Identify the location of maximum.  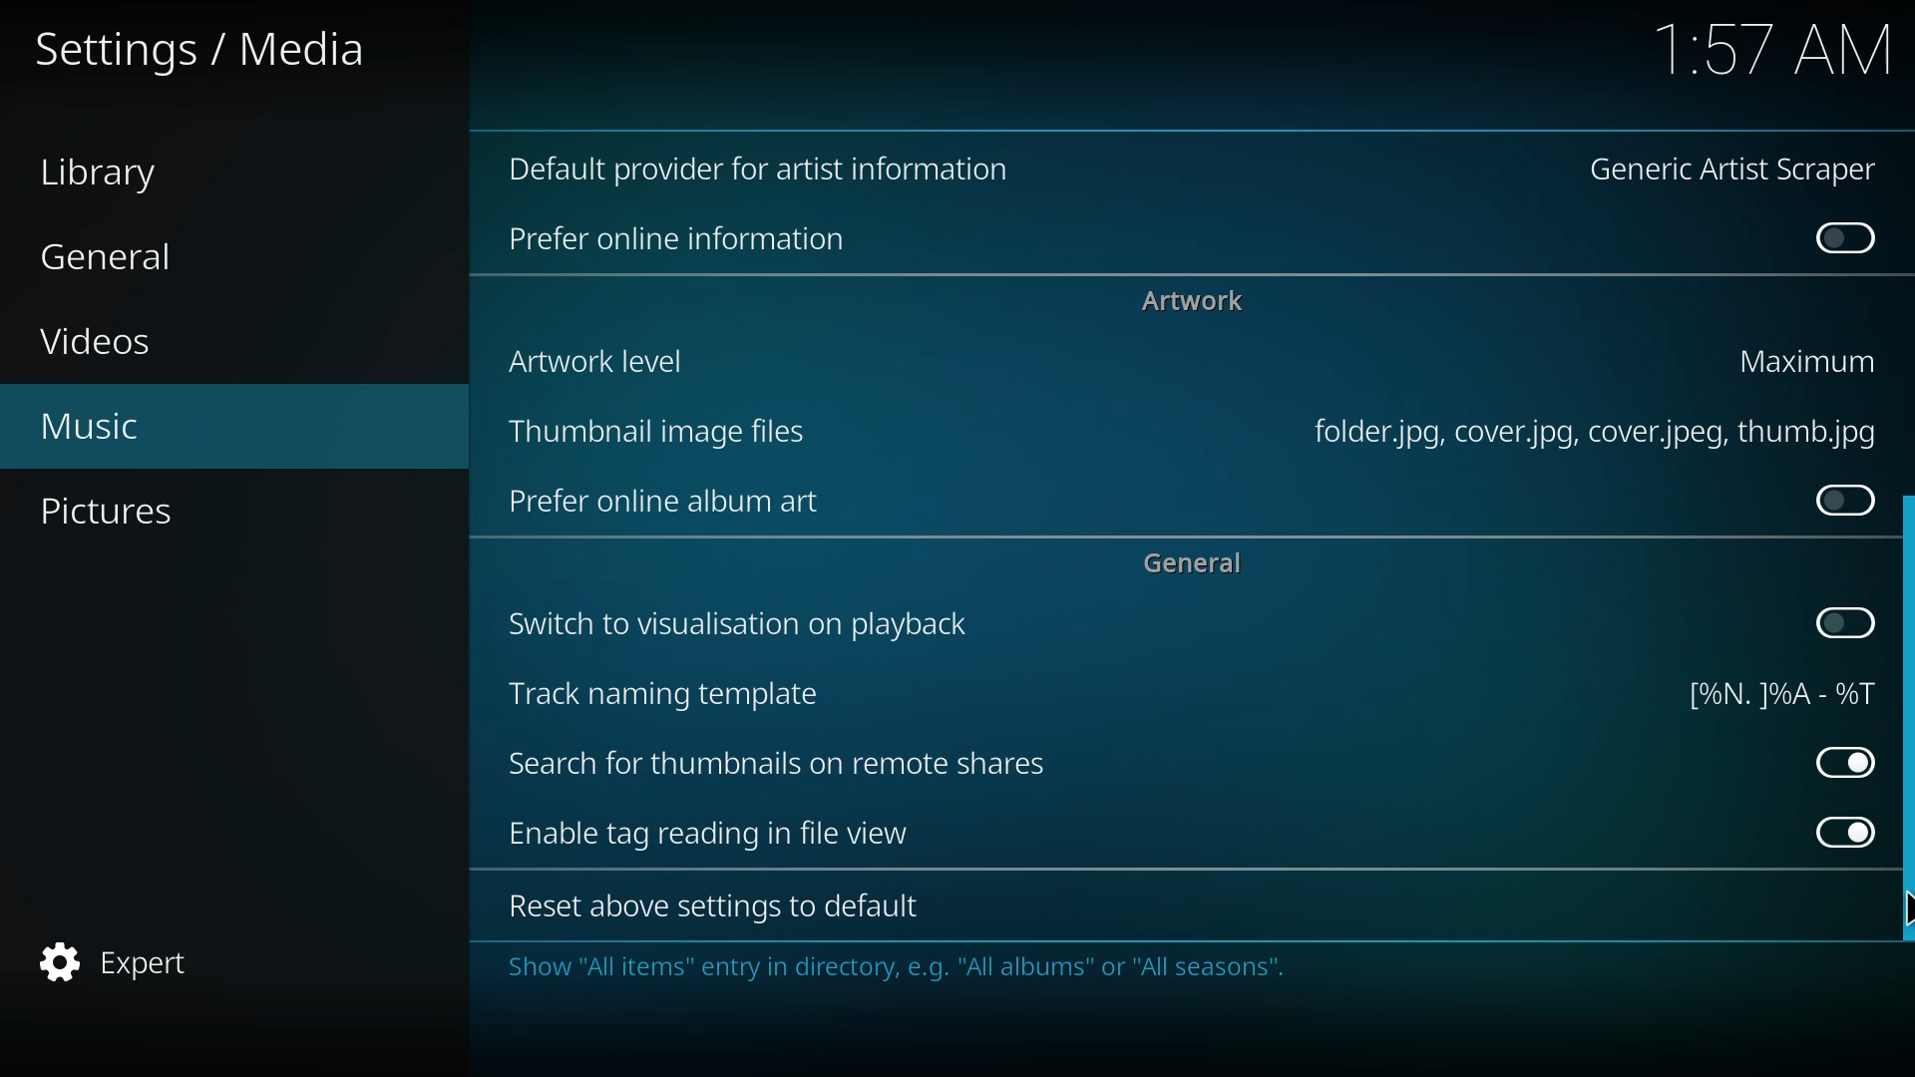
(1810, 360).